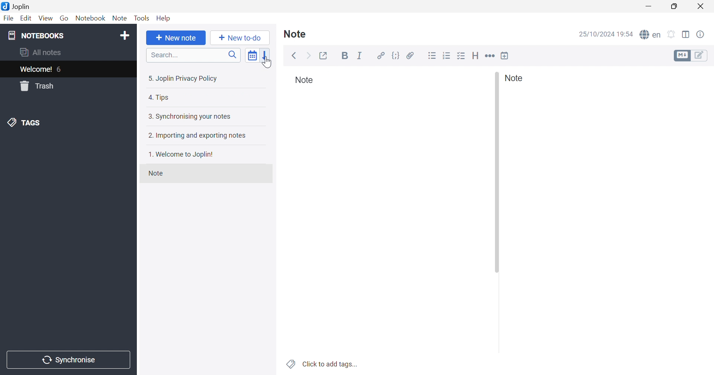  I want to click on 1. Welcome to Joplin!, so click(184, 155).